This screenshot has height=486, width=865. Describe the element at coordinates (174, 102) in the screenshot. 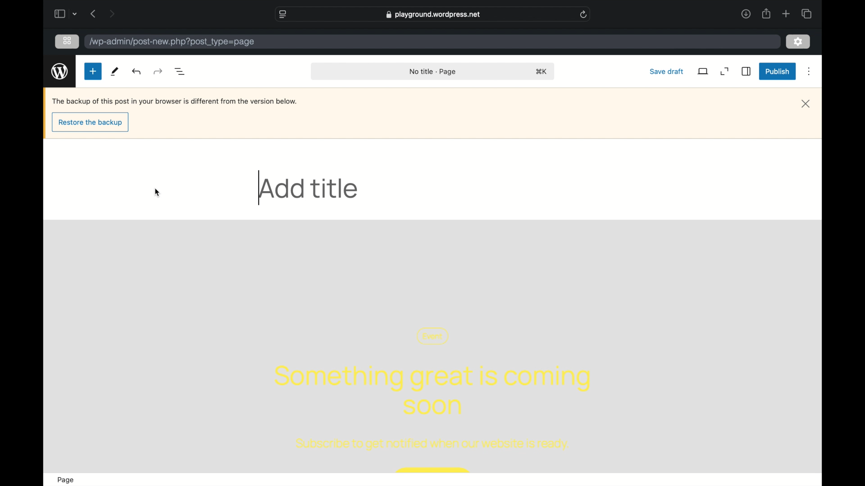

I see `backup notification` at that location.